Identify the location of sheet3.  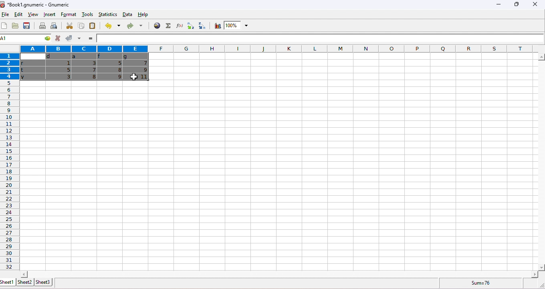
(43, 282).